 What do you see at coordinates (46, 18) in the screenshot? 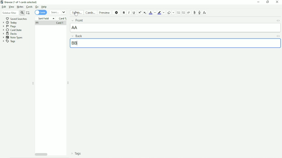
I see `Sort Field` at bounding box center [46, 18].